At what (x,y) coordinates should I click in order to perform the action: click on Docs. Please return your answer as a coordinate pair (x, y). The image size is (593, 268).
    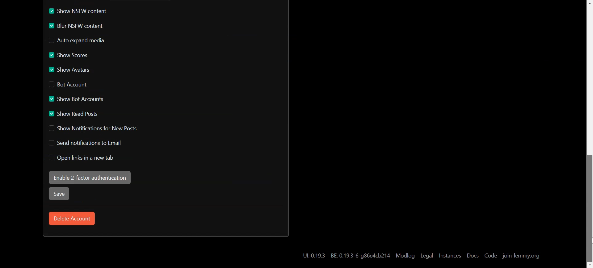
    Looking at the image, I should click on (472, 256).